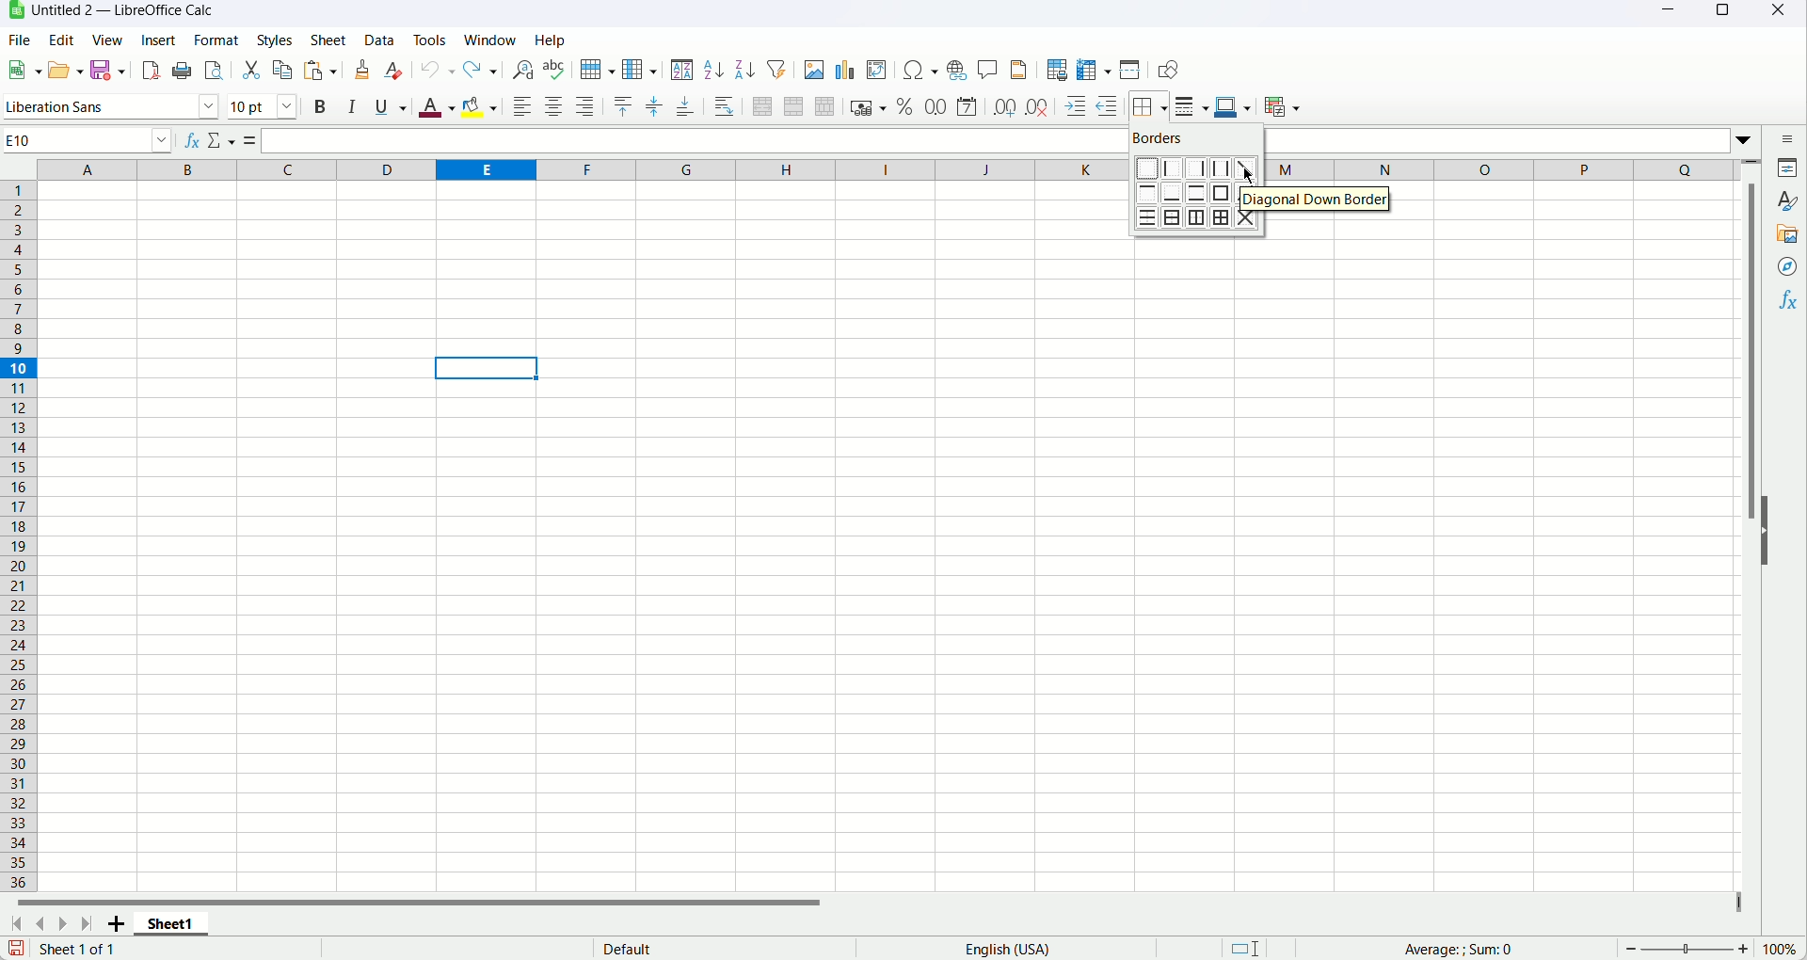 The image size is (1807, 960). I want to click on Split window, so click(1132, 70).